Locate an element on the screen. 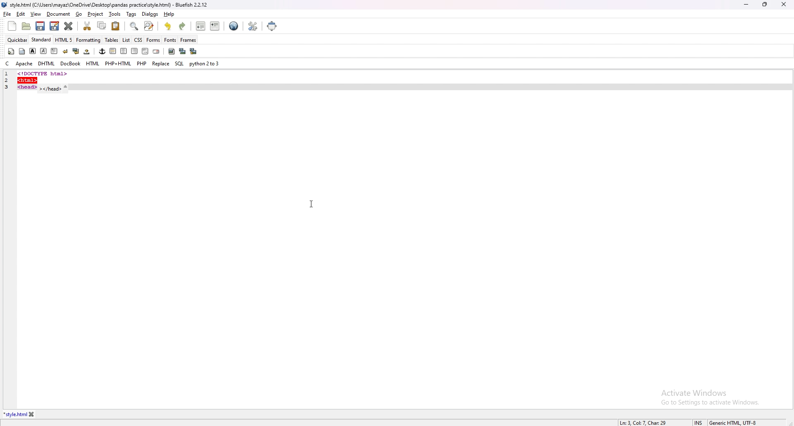 Image resolution: width=794 pixels, height=426 pixels. forms is located at coordinates (153, 39).